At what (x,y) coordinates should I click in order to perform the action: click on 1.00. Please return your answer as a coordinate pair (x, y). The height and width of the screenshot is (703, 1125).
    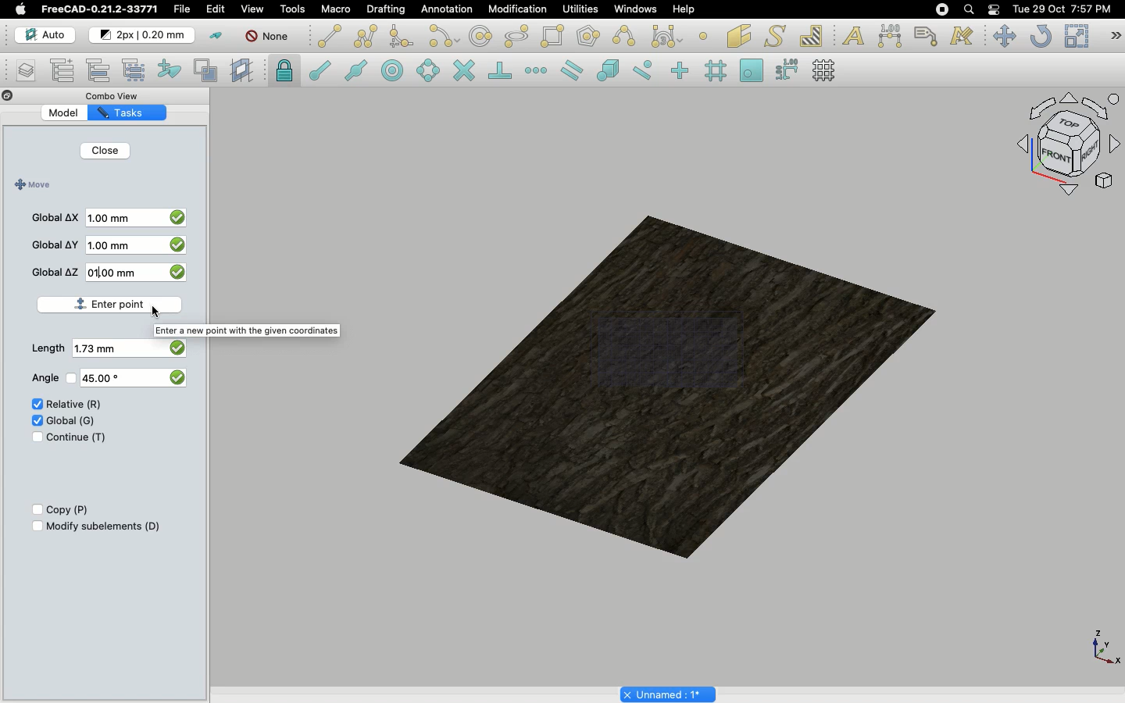
    Looking at the image, I should click on (112, 219).